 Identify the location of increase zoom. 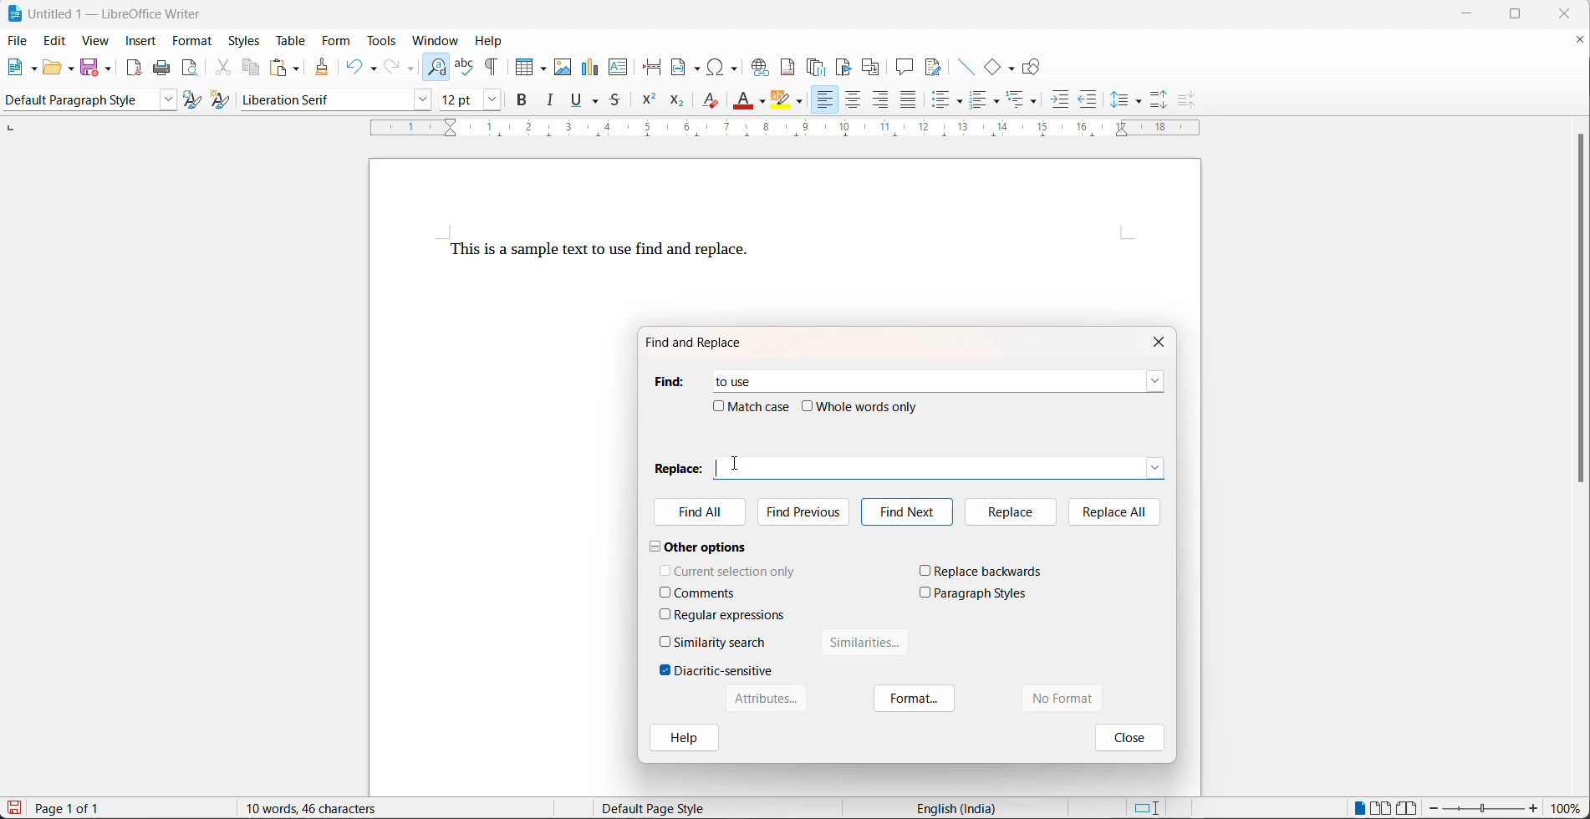
(1536, 810).